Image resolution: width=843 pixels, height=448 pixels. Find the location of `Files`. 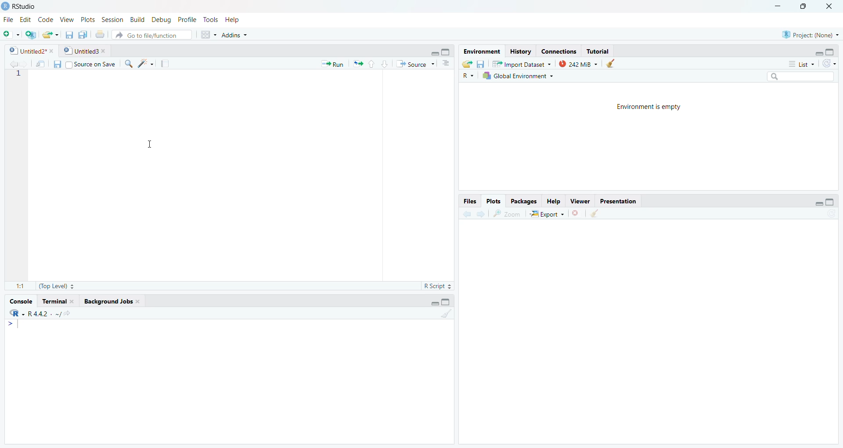

Files is located at coordinates (470, 201).